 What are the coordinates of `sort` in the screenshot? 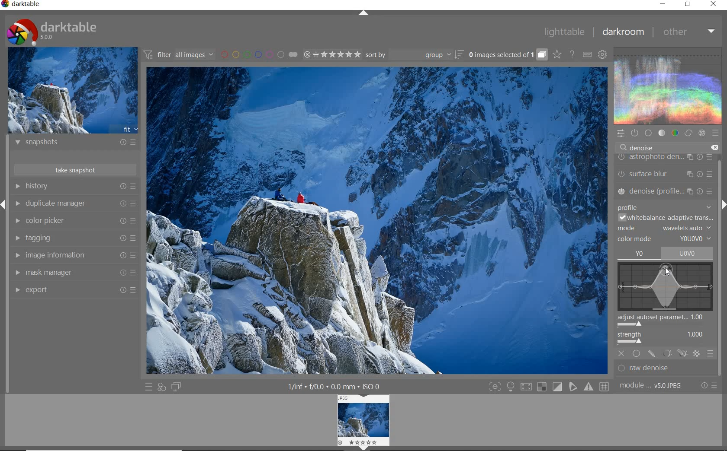 It's located at (414, 55).